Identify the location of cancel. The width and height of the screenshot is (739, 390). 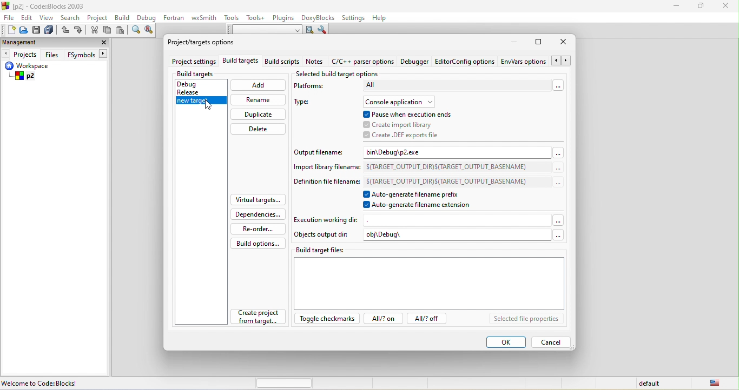
(552, 342).